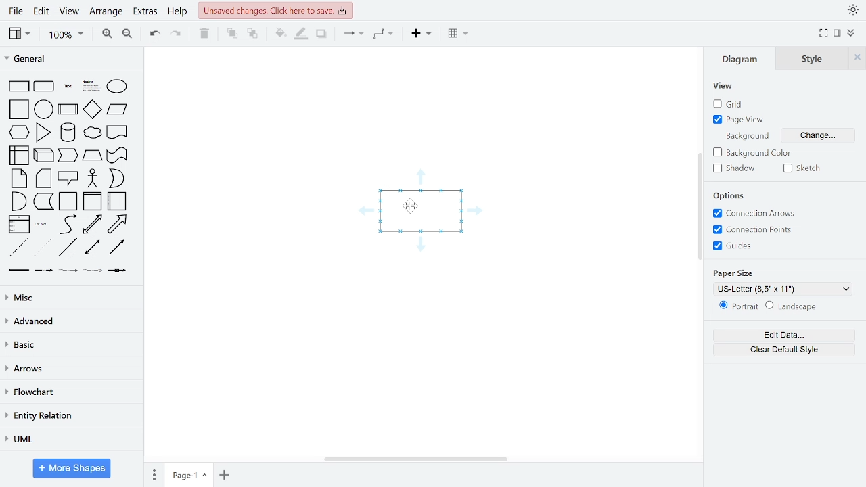 This screenshot has width=866, height=487. Describe the element at coordinates (68, 225) in the screenshot. I see `curve` at that location.